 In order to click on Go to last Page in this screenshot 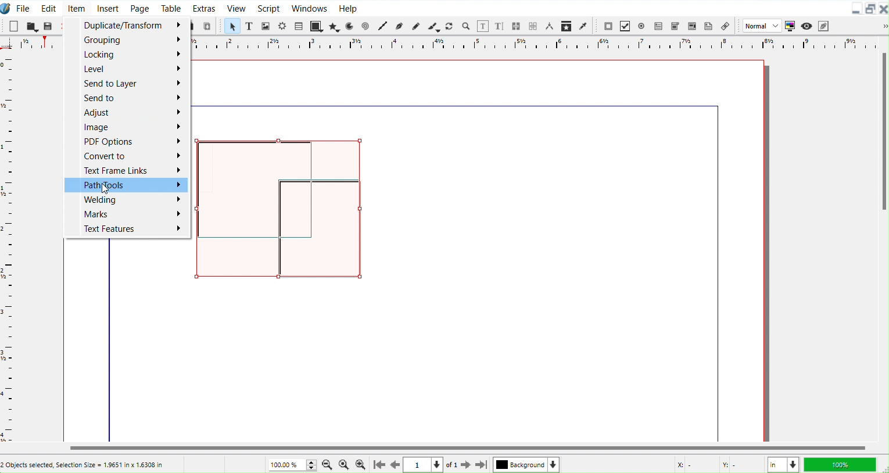, I will do `click(482, 466)`.